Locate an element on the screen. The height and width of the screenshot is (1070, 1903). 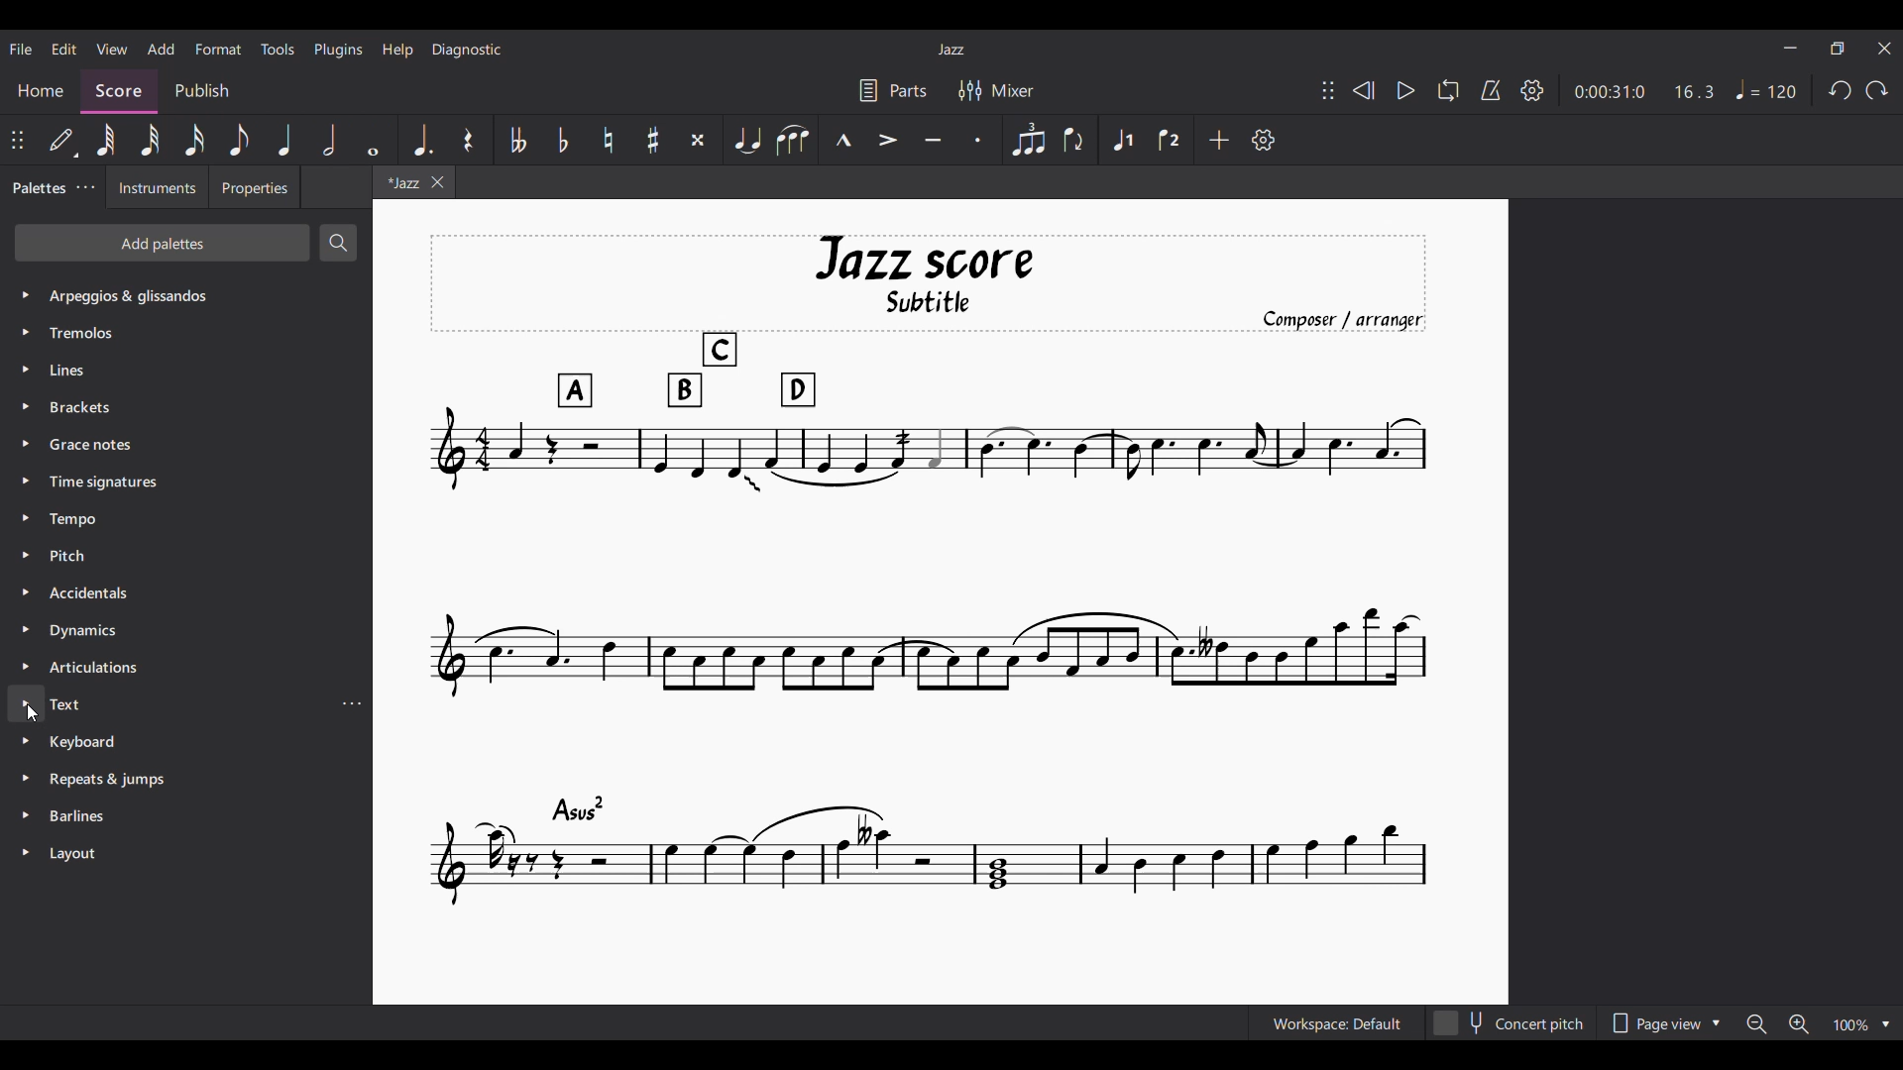
Search is located at coordinates (340, 243).